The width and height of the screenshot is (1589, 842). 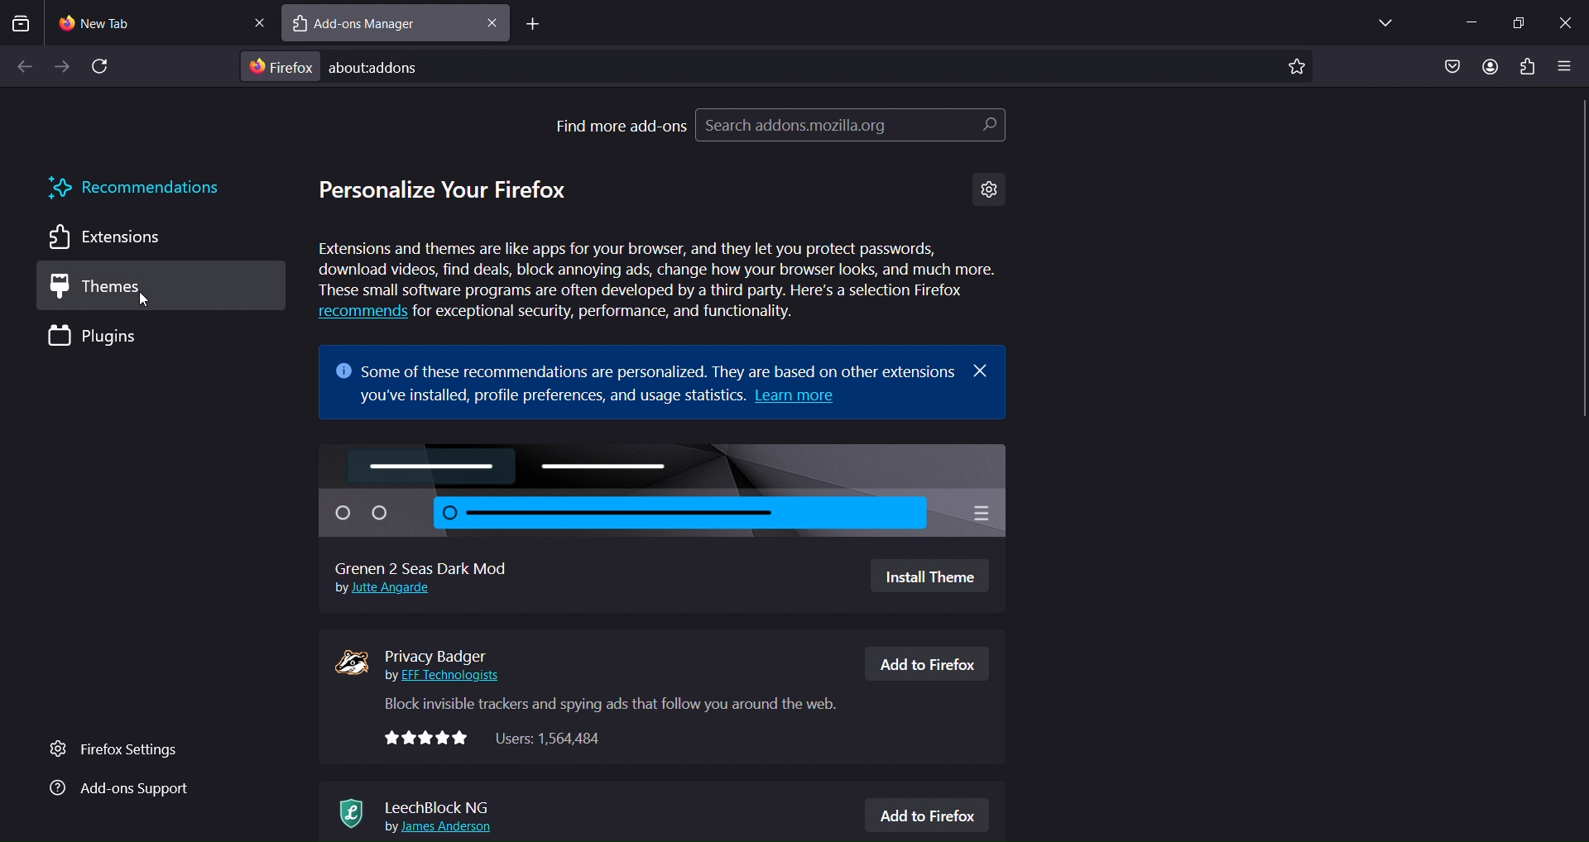 I want to click on close, so click(x=982, y=371).